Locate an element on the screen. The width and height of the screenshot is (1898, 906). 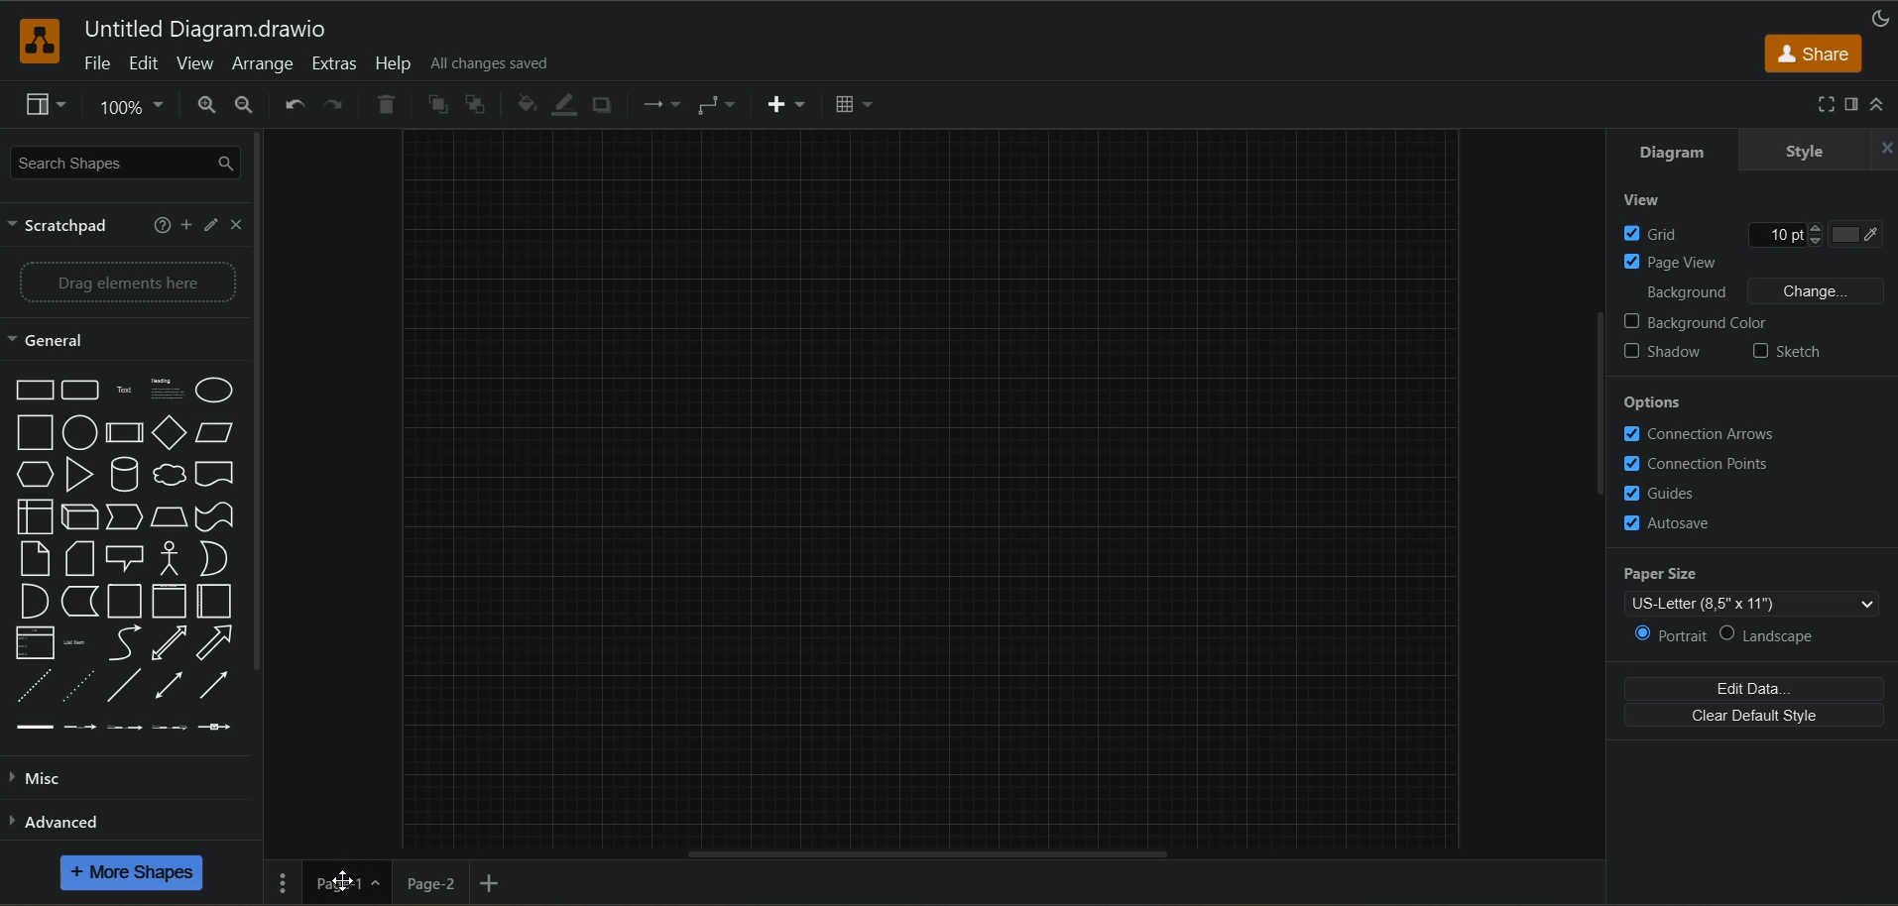
style is located at coordinates (1800, 151).